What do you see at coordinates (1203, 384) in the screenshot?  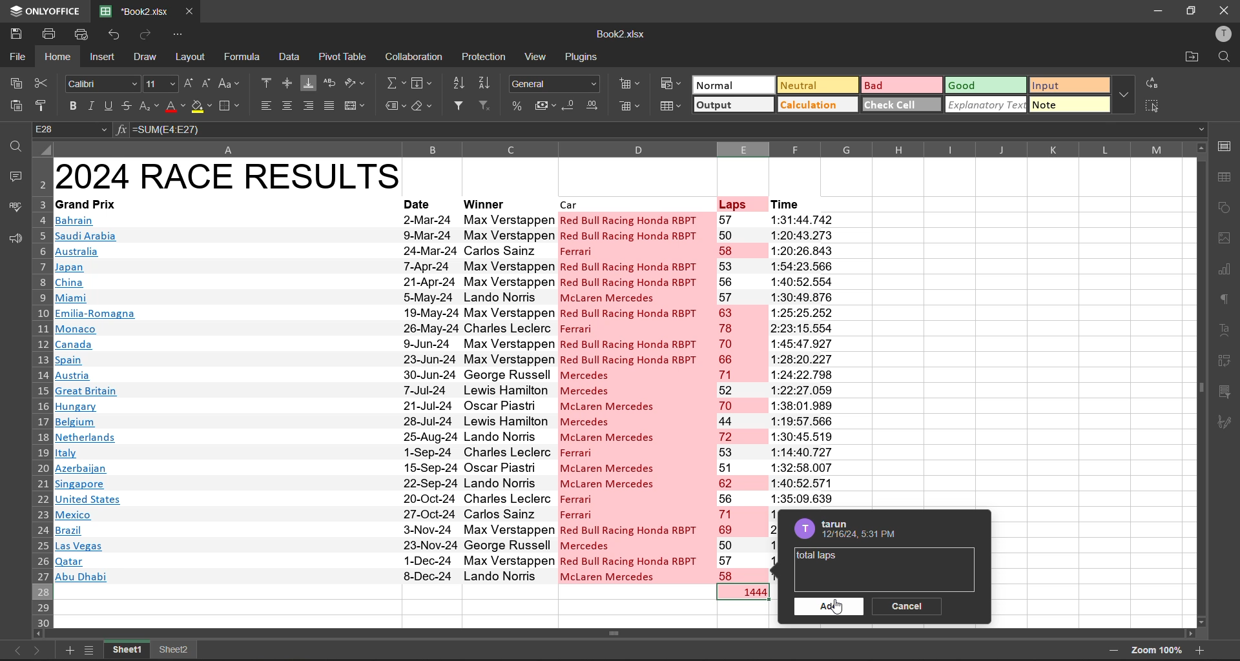 I see `scroll bar` at bounding box center [1203, 384].